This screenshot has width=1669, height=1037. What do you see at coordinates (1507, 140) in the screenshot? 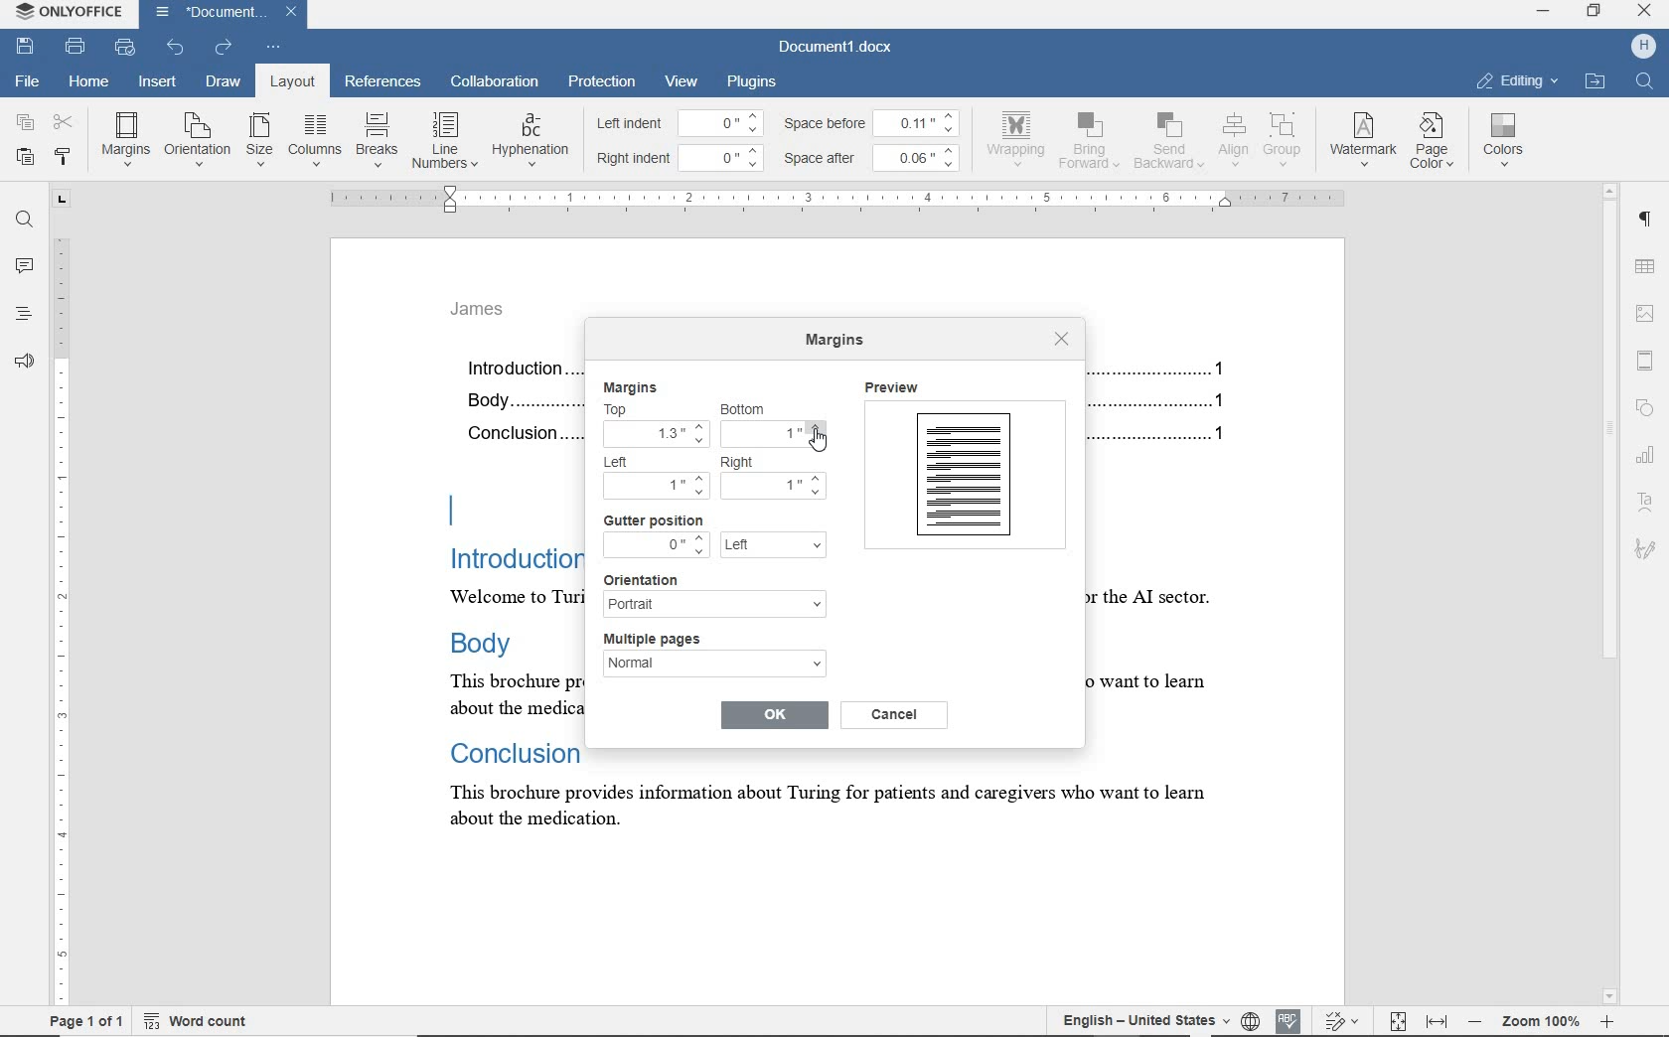
I see `colors` at bounding box center [1507, 140].